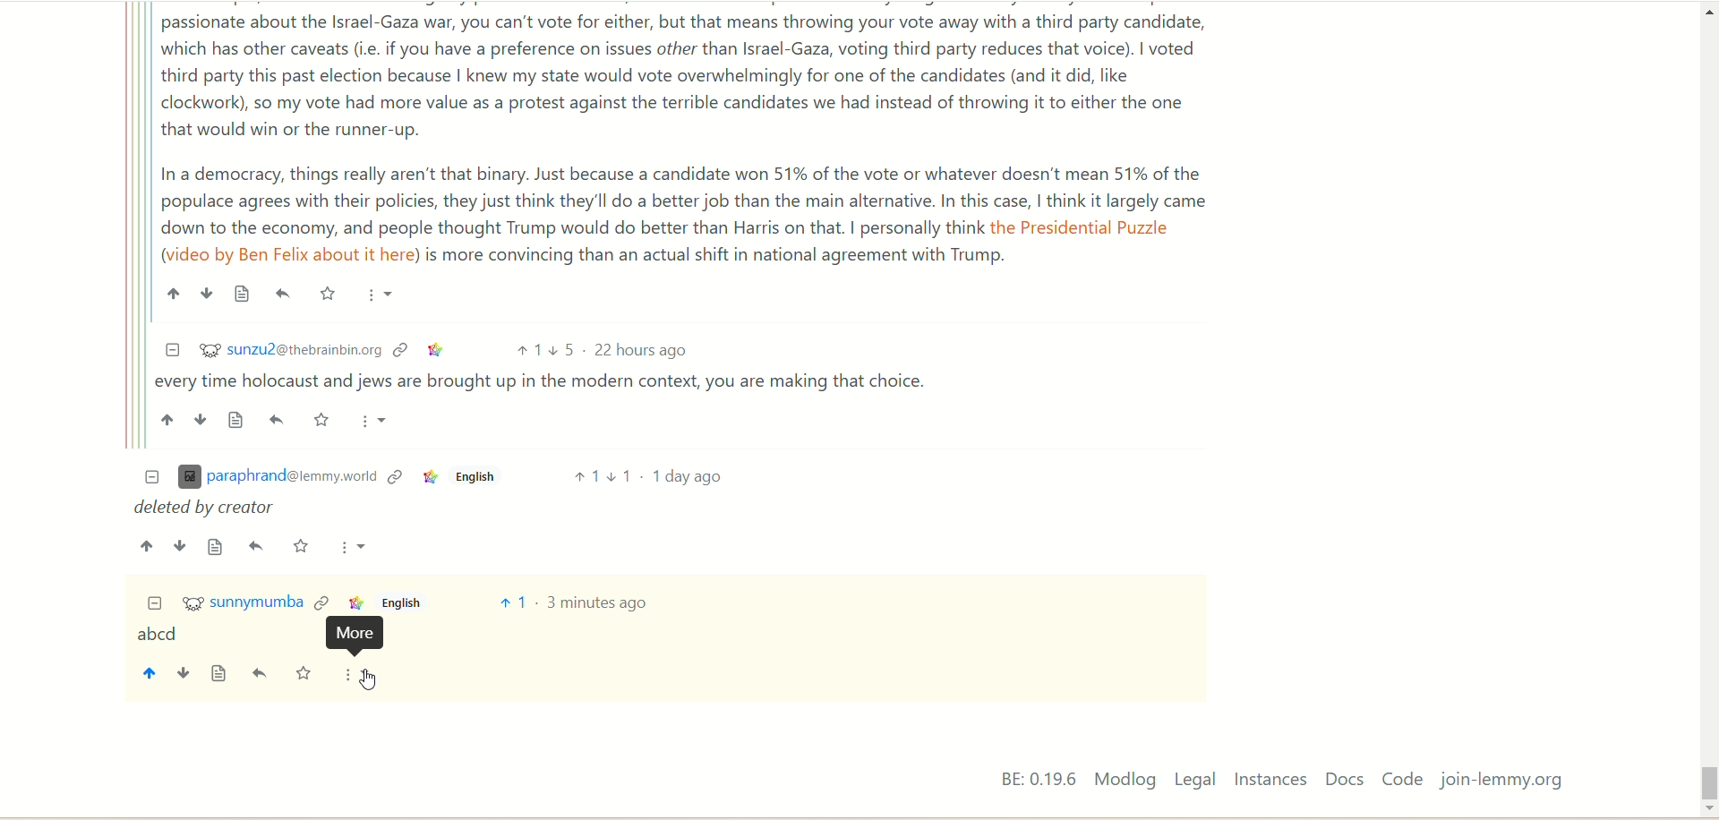 The width and height of the screenshot is (1719, 820). Describe the element at coordinates (562, 350) in the screenshot. I see `Downvote 5` at that location.